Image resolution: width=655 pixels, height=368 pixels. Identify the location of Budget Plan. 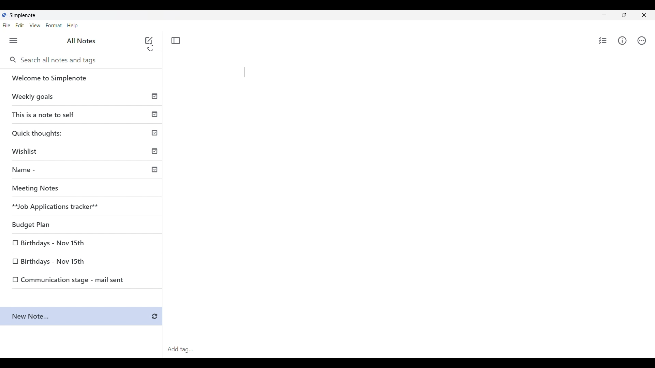
(83, 225).